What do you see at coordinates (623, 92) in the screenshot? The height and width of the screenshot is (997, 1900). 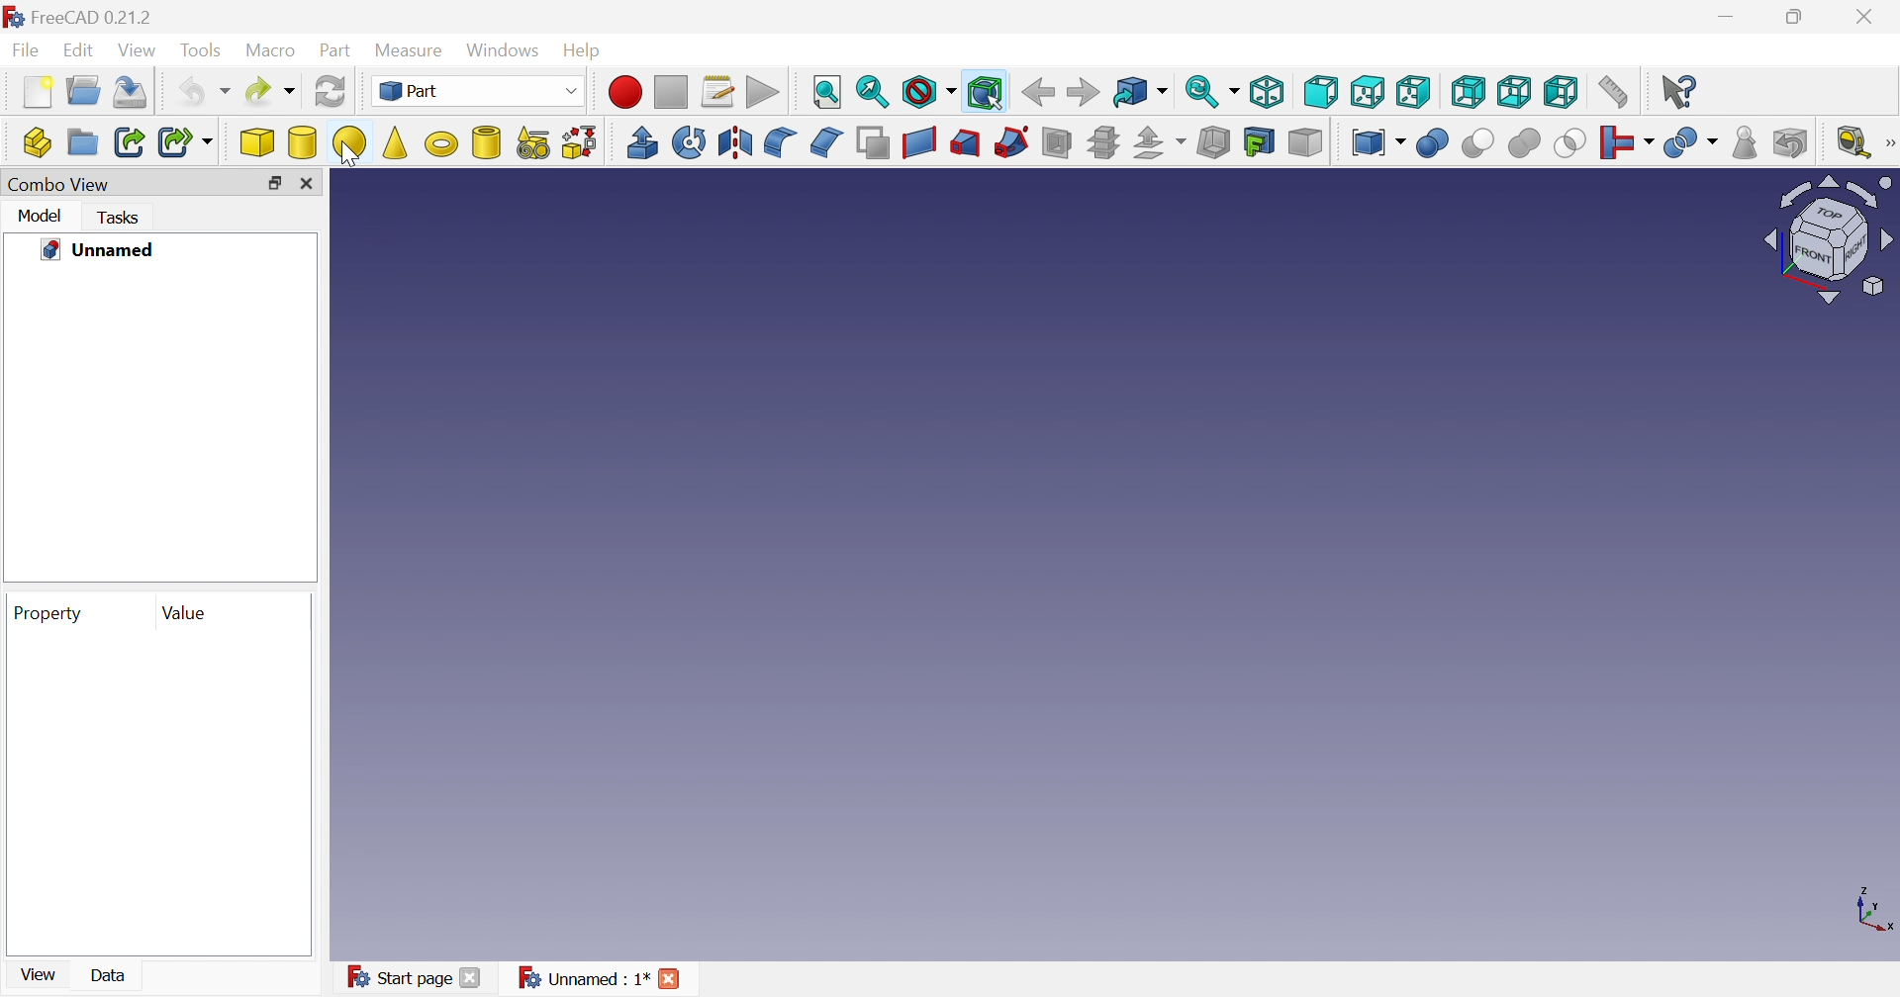 I see `Macro recording` at bounding box center [623, 92].